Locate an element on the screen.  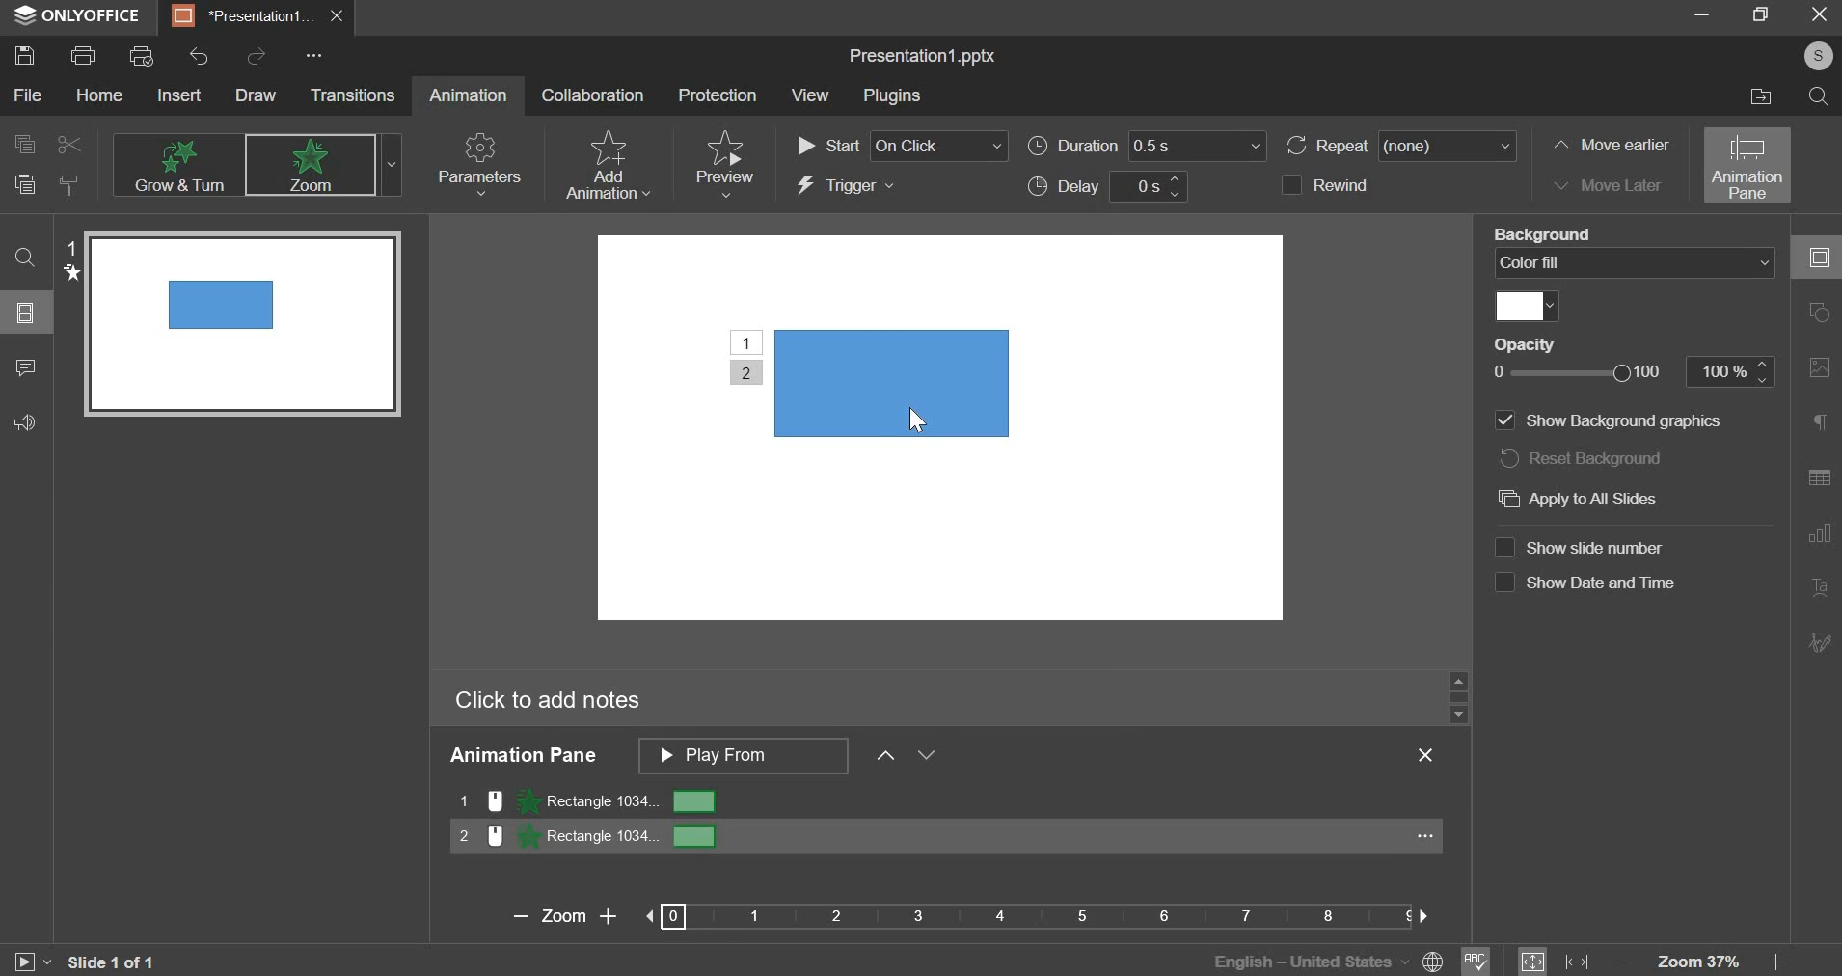
print is located at coordinates (87, 56).